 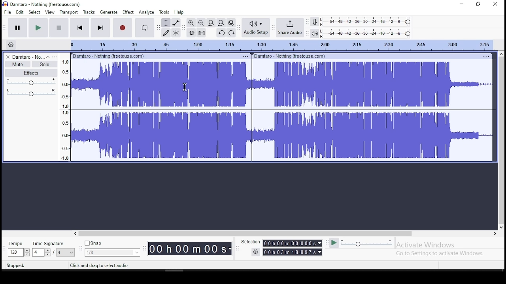 What do you see at coordinates (179, 12) in the screenshot?
I see `help` at bounding box center [179, 12].